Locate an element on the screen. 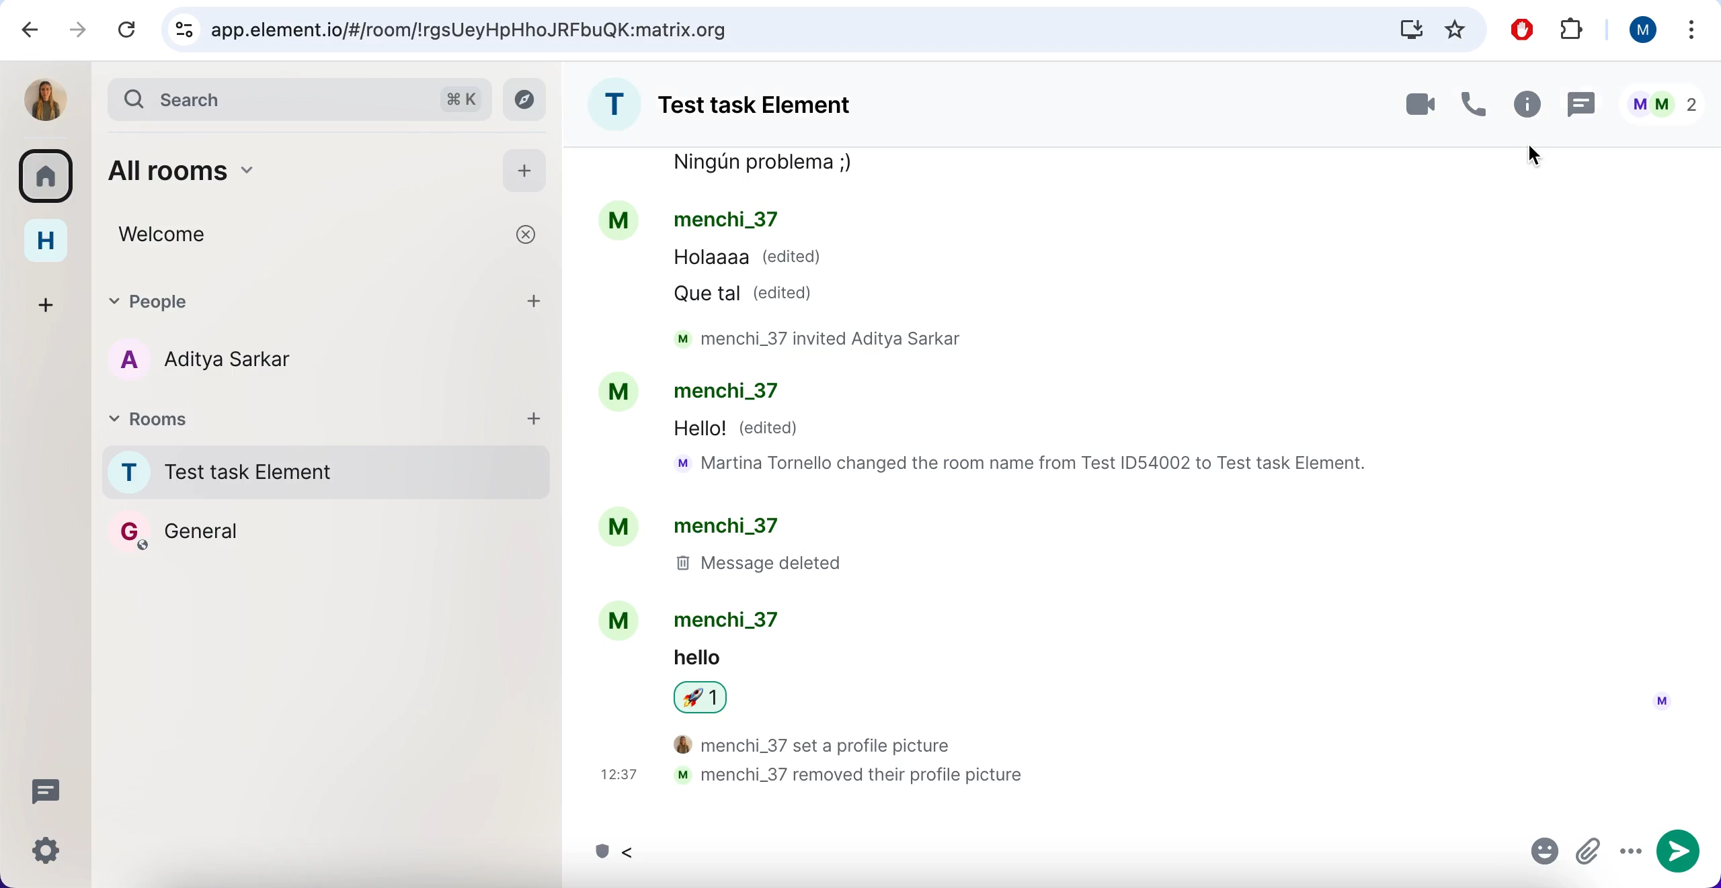 The image size is (1721, 888).  is located at coordinates (527, 105).